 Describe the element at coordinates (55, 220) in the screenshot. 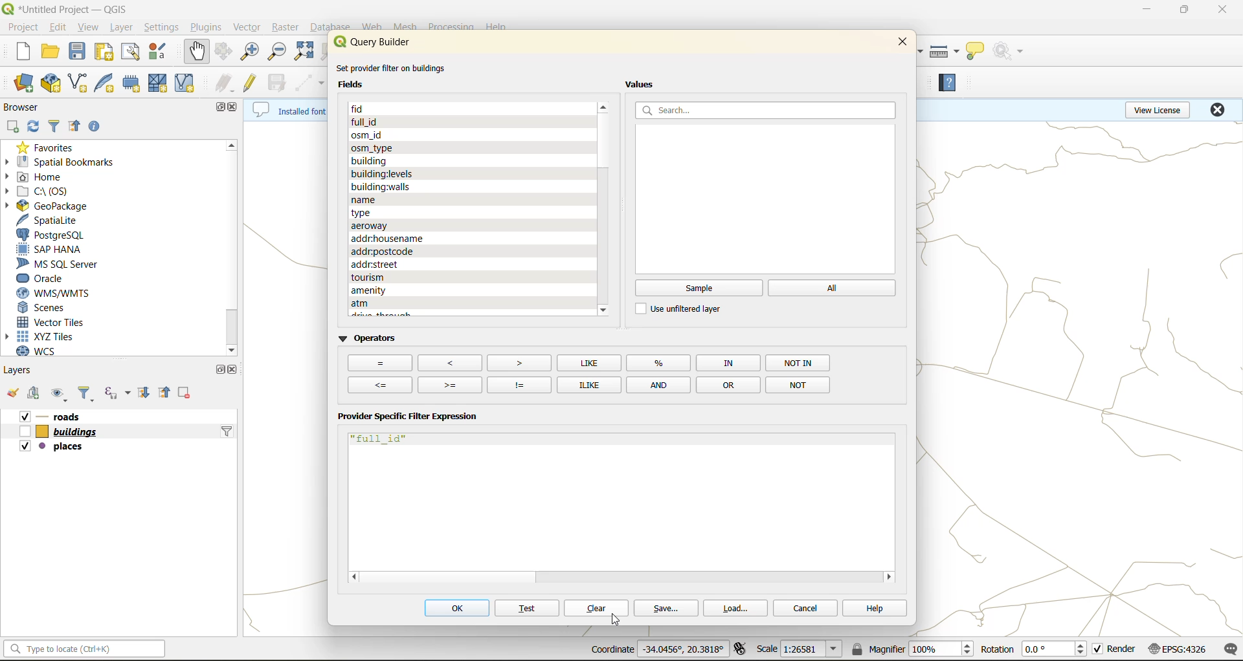

I see `spatialite` at that location.